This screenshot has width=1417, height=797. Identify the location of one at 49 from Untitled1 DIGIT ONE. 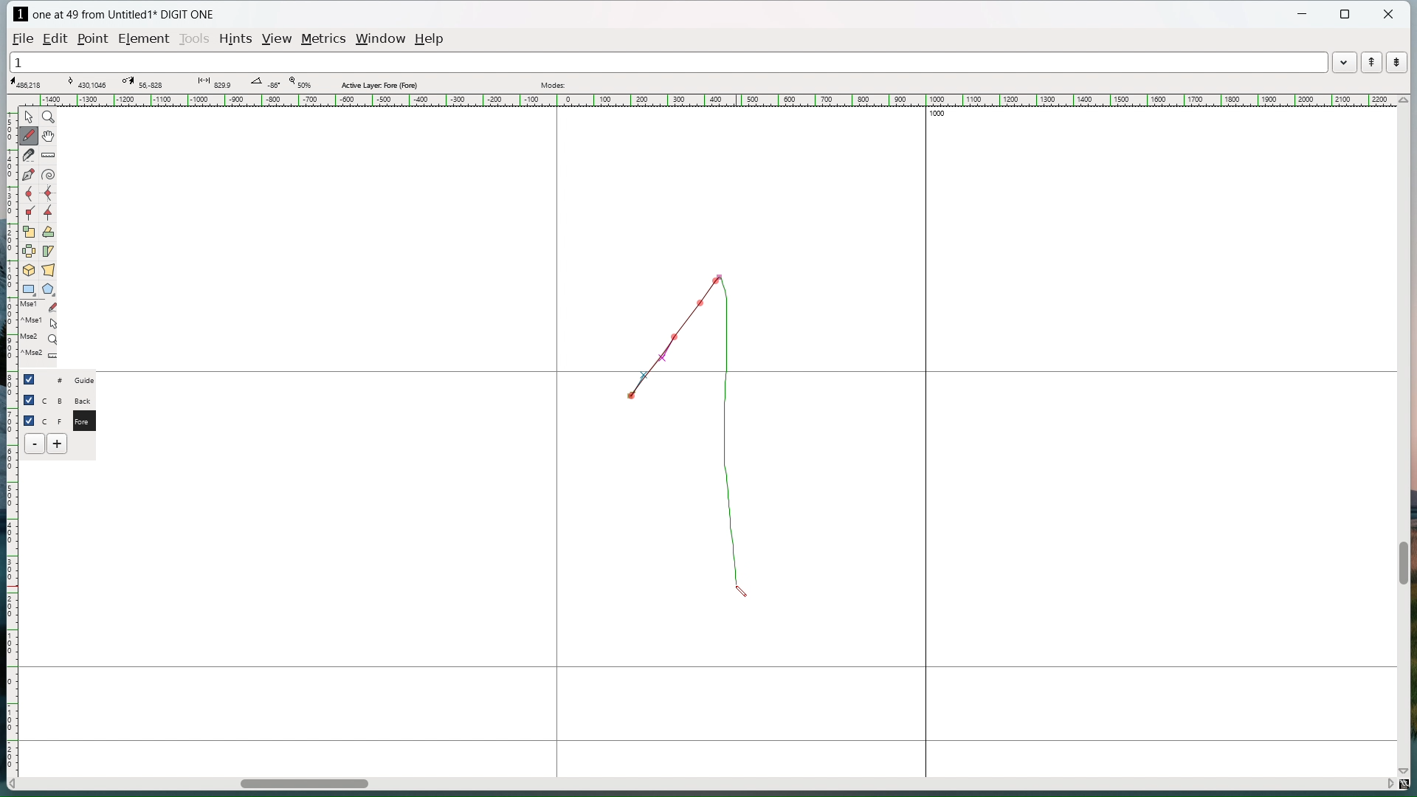
(123, 15).